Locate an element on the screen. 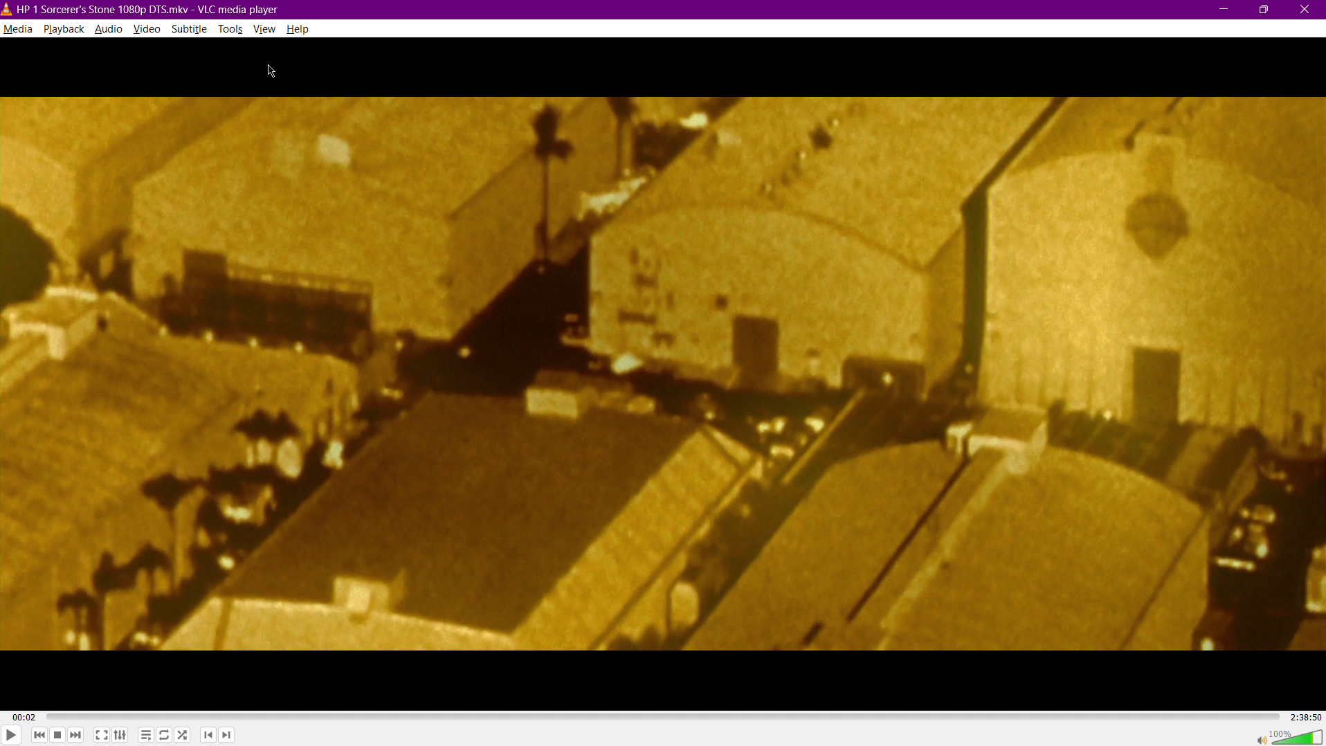 Image resolution: width=1326 pixels, height=746 pixels. Volume 100% is located at coordinates (1284, 736).